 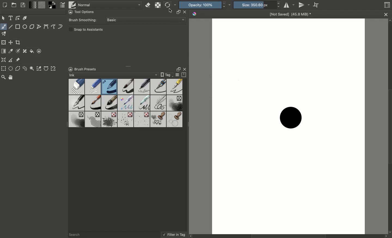 What do you see at coordinates (11, 43) in the screenshot?
I see `Move a layer` at bounding box center [11, 43].